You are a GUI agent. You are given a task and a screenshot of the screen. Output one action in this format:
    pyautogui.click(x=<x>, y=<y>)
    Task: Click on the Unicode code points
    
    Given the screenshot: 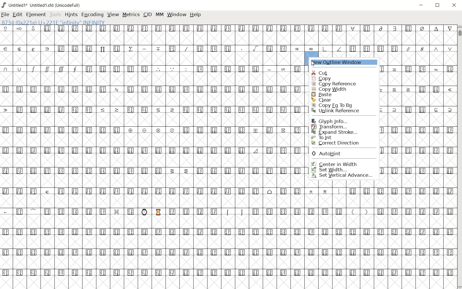 What is the action you would take?
    pyautogui.click(x=191, y=212)
    